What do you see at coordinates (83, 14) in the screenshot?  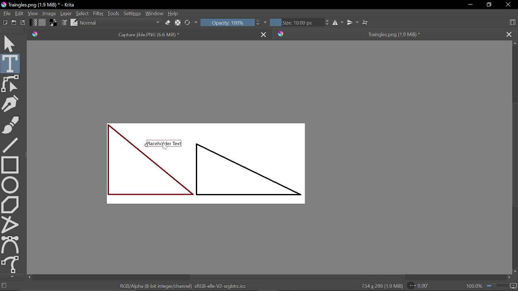 I see `Select` at bounding box center [83, 14].